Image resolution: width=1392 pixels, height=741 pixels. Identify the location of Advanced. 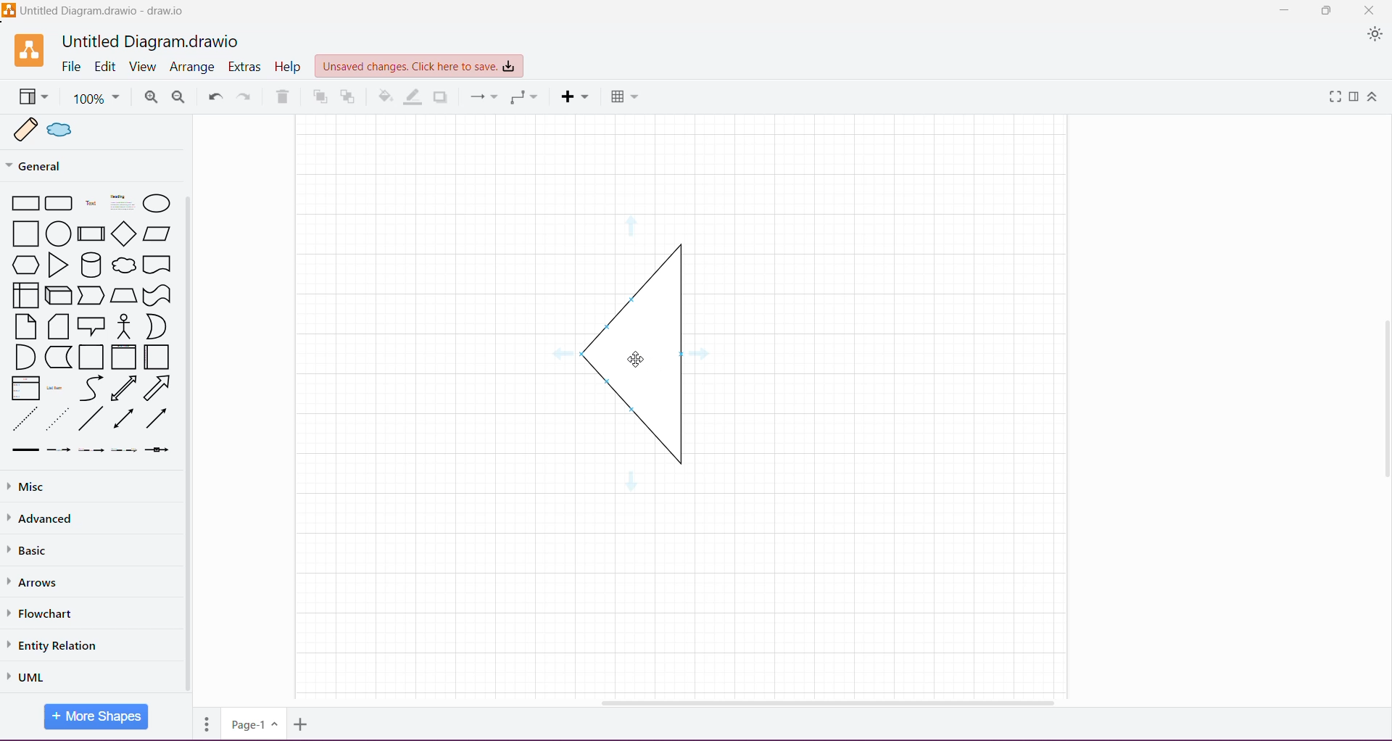
(44, 521).